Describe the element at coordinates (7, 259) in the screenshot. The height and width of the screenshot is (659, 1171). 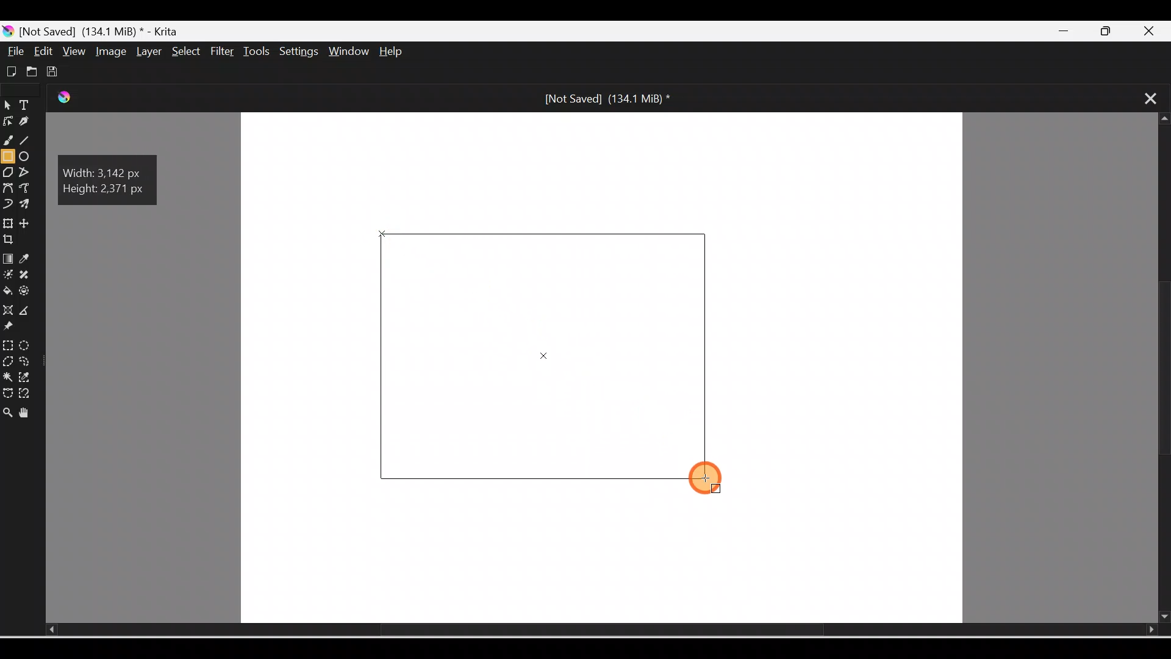
I see `Draw a gradient` at that location.